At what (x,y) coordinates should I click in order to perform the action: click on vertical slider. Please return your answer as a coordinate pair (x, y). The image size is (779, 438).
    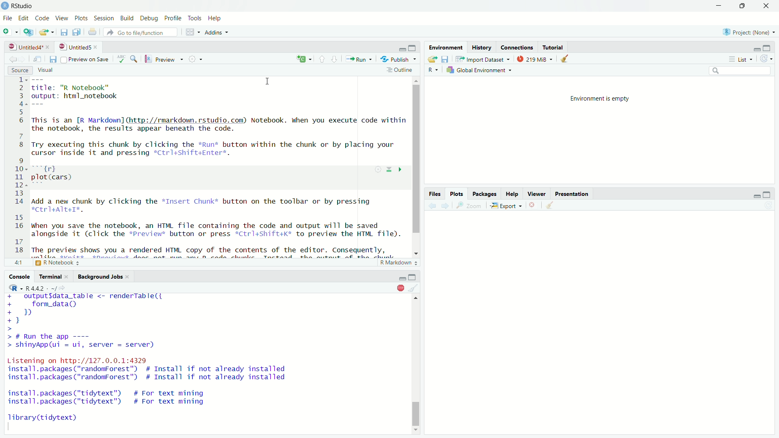
    Looking at the image, I should click on (417, 163).